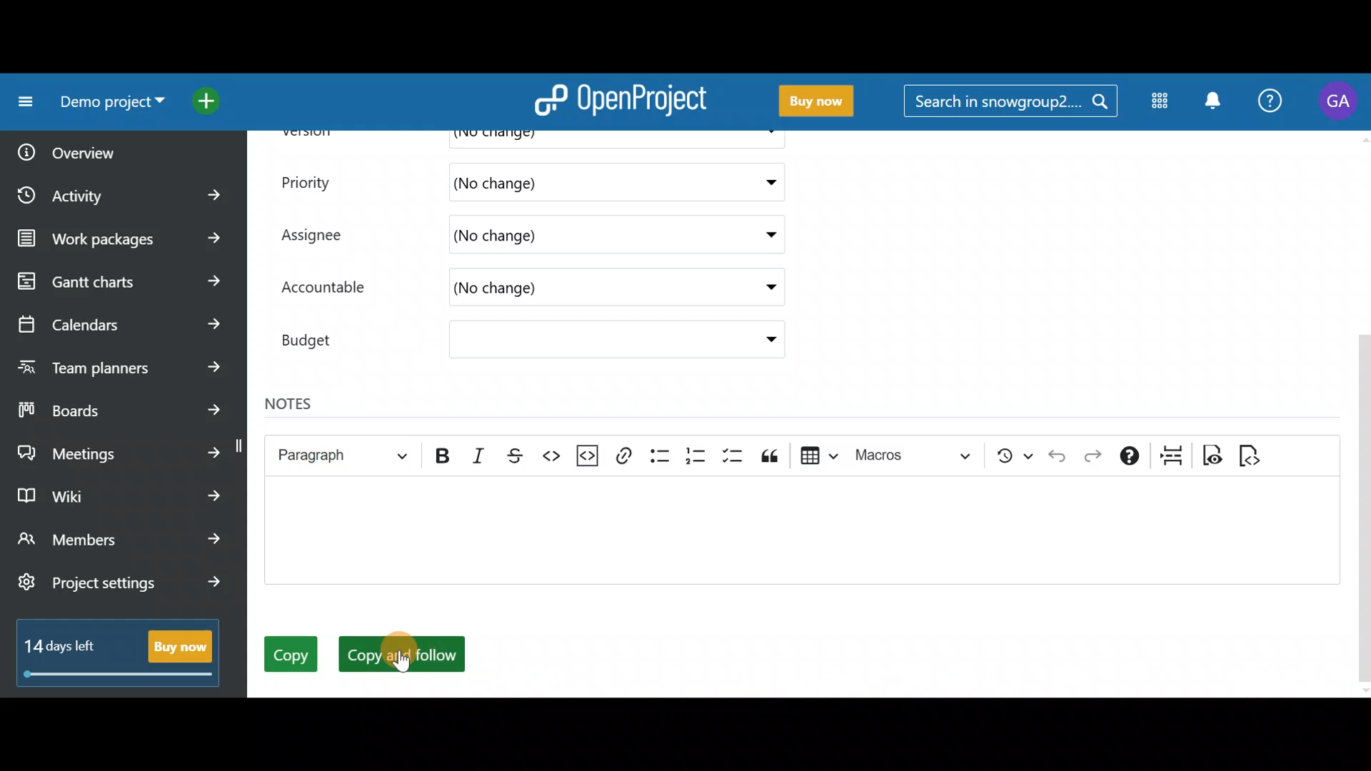 The height and width of the screenshot is (771, 1371). I want to click on Choose macro, so click(923, 455).